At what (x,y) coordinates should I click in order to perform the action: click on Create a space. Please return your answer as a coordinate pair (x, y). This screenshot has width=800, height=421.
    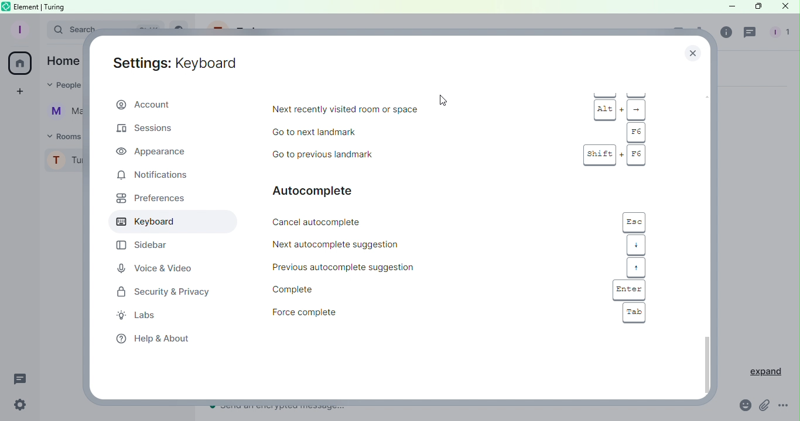
    Looking at the image, I should click on (18, 93).